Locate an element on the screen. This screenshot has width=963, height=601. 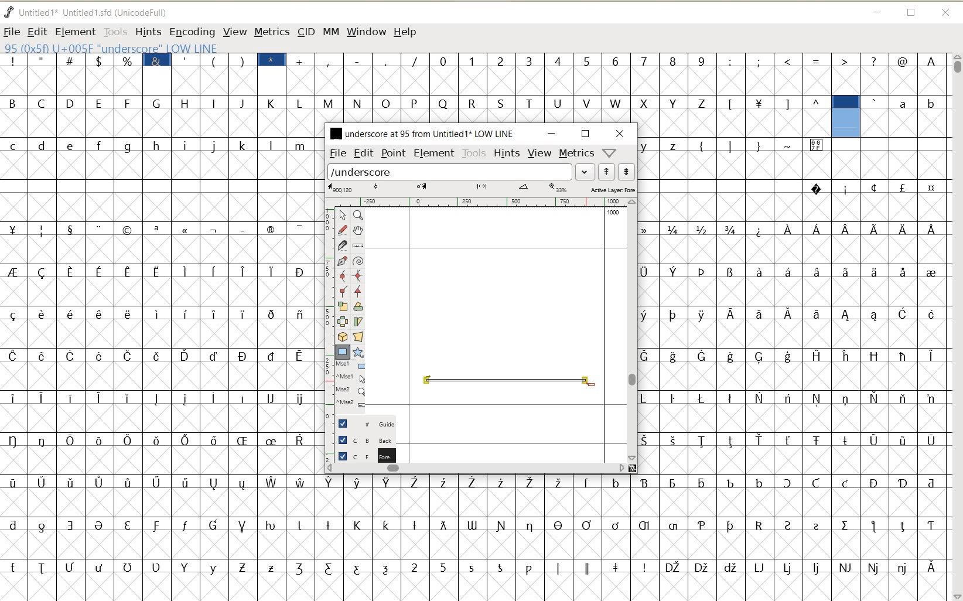
ELLIPSE TOOL/CURSOR POSITION is located at coordinates (592, 385).